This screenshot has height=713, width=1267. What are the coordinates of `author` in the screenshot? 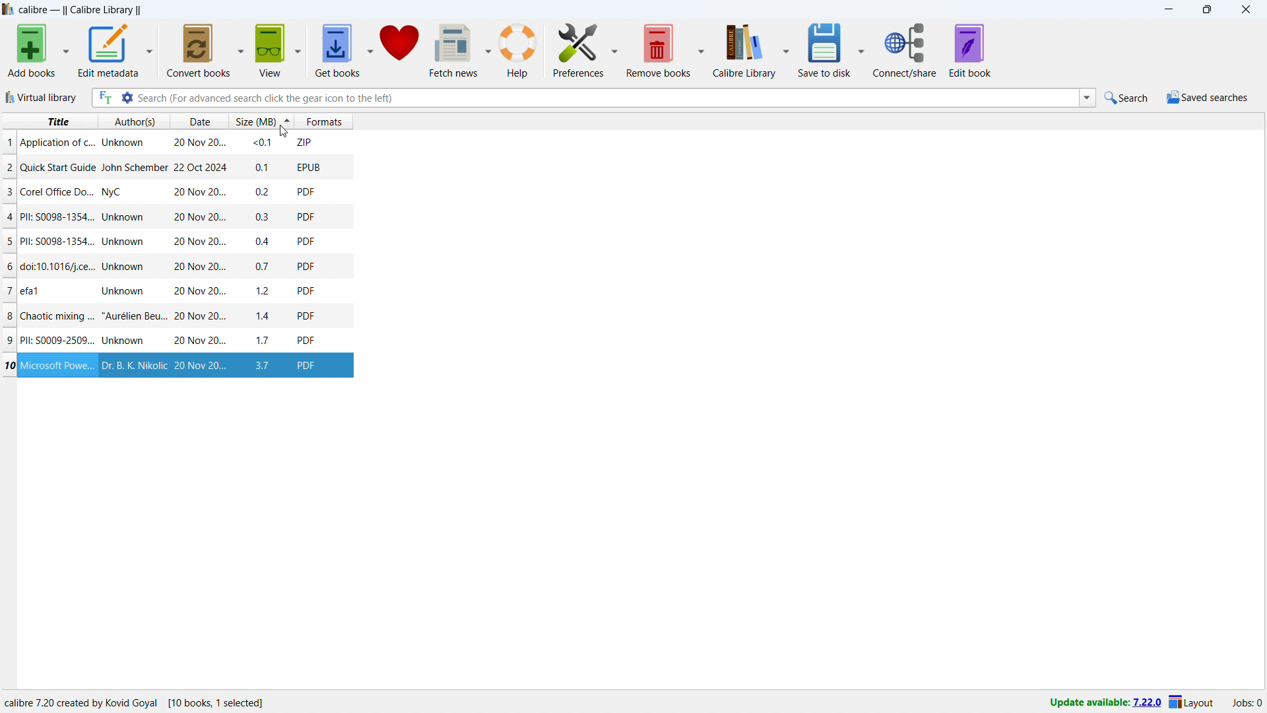 It's located at (125, 340).